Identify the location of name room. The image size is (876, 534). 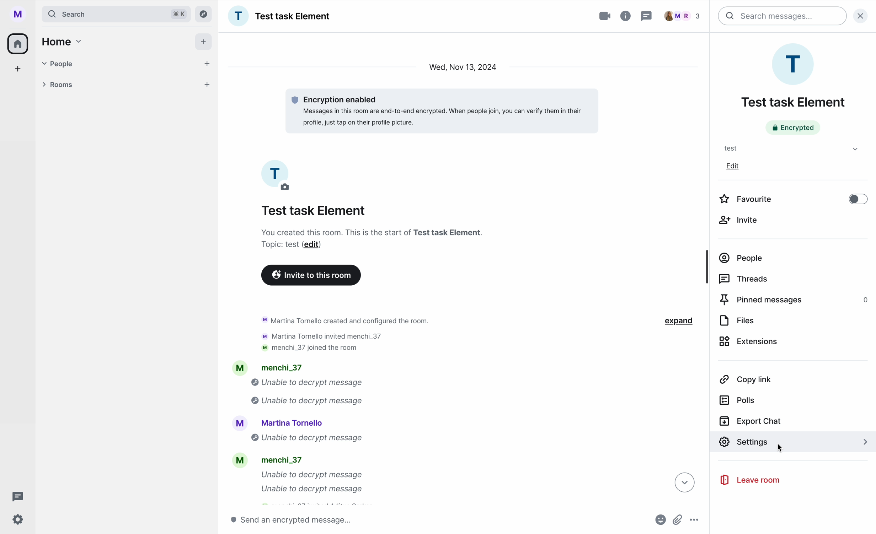
(793, 102).